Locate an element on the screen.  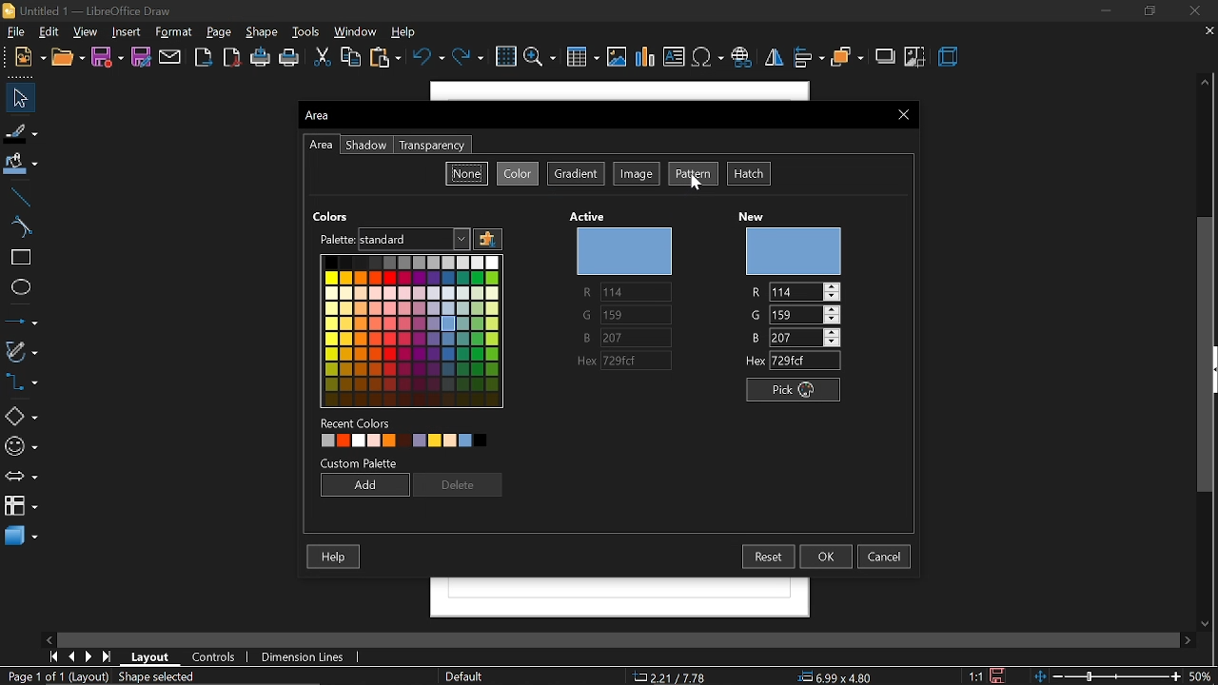
logo is located at coordinates (8, 10).